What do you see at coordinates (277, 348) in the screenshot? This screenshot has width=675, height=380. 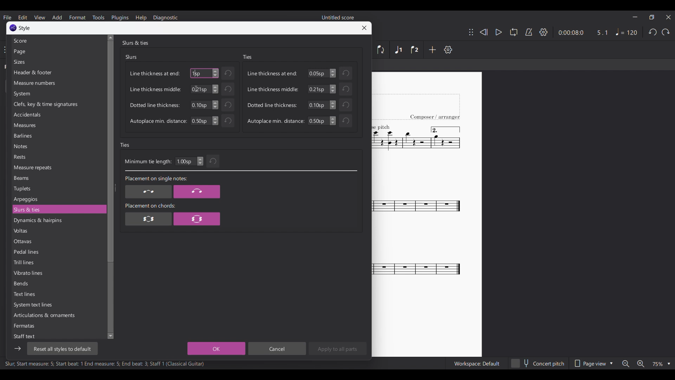 I see `Cancel` at bounding box center [277, 348].